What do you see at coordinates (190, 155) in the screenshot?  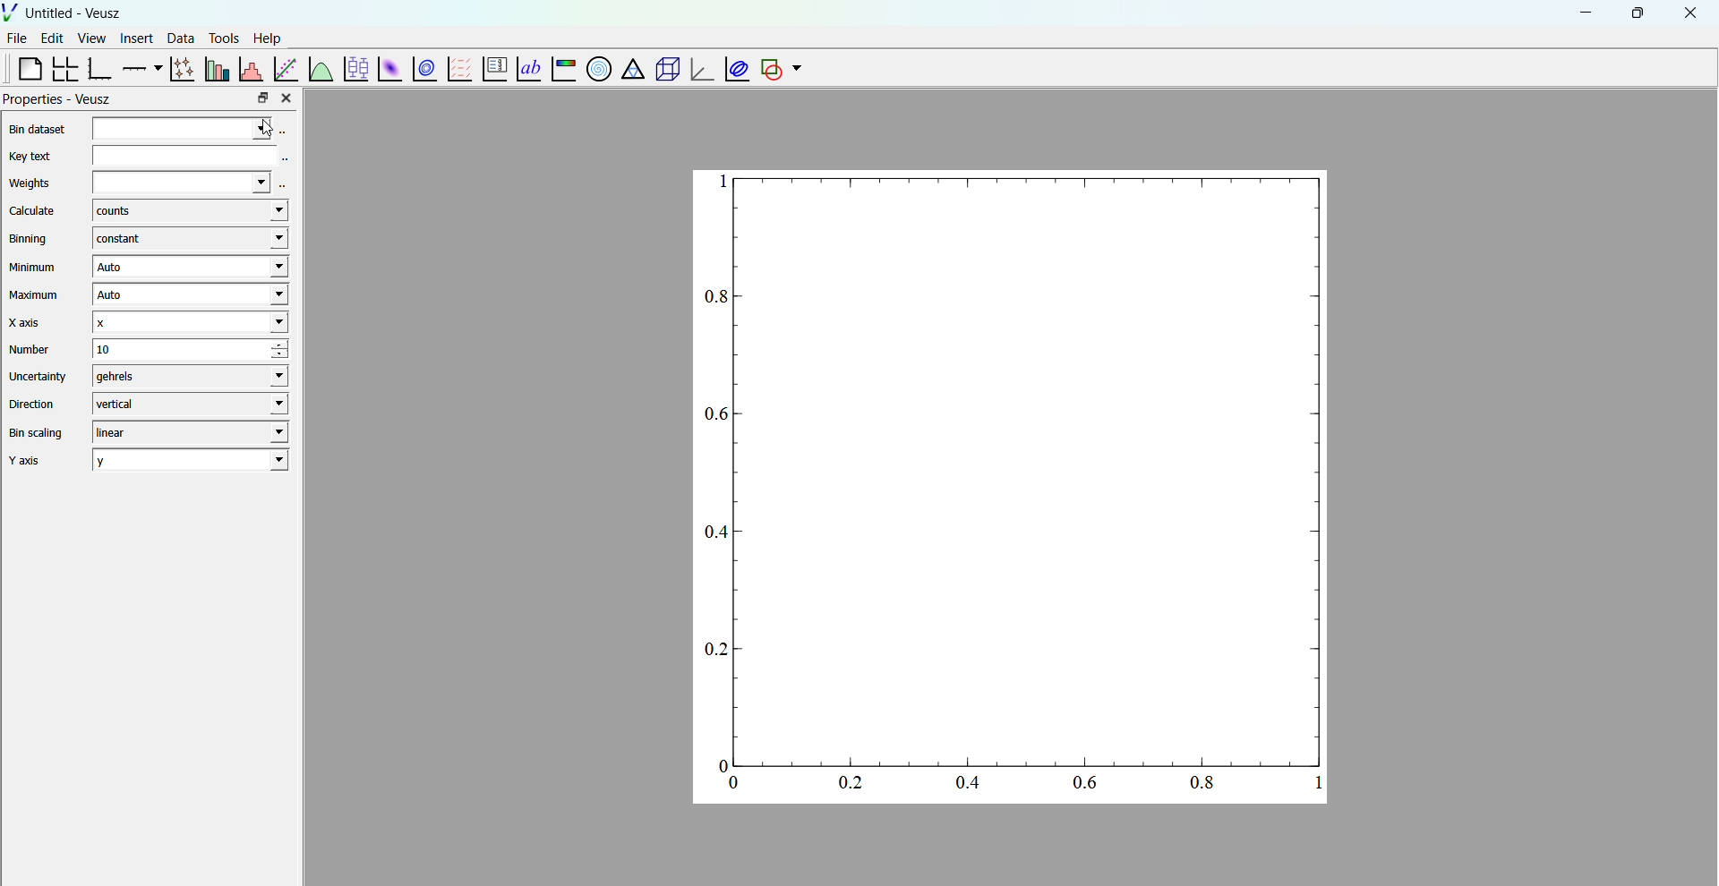 I see `Key Text Area` at bounding box center [190, 155].